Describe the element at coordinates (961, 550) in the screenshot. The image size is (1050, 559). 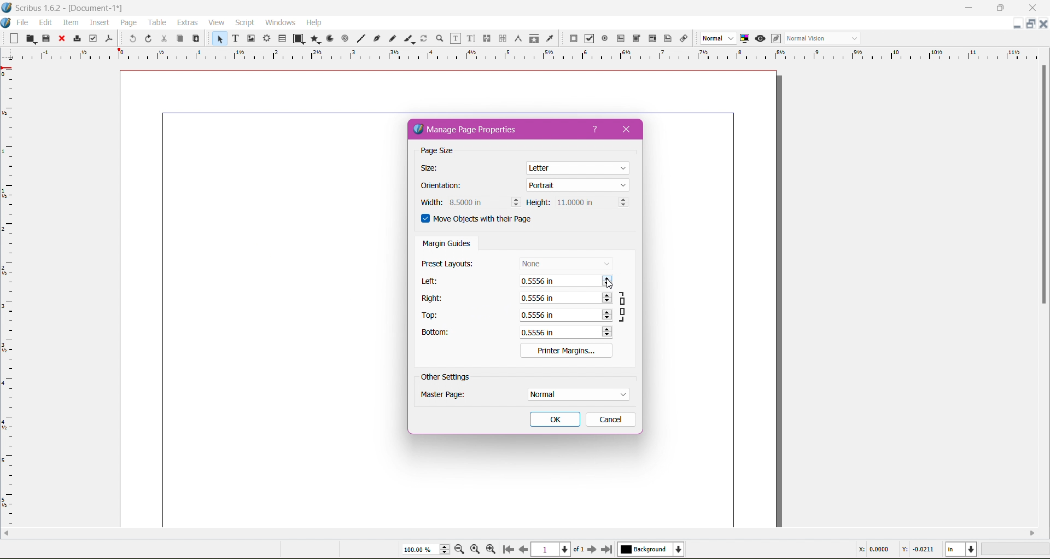
I see `Select the current unit` at that location.